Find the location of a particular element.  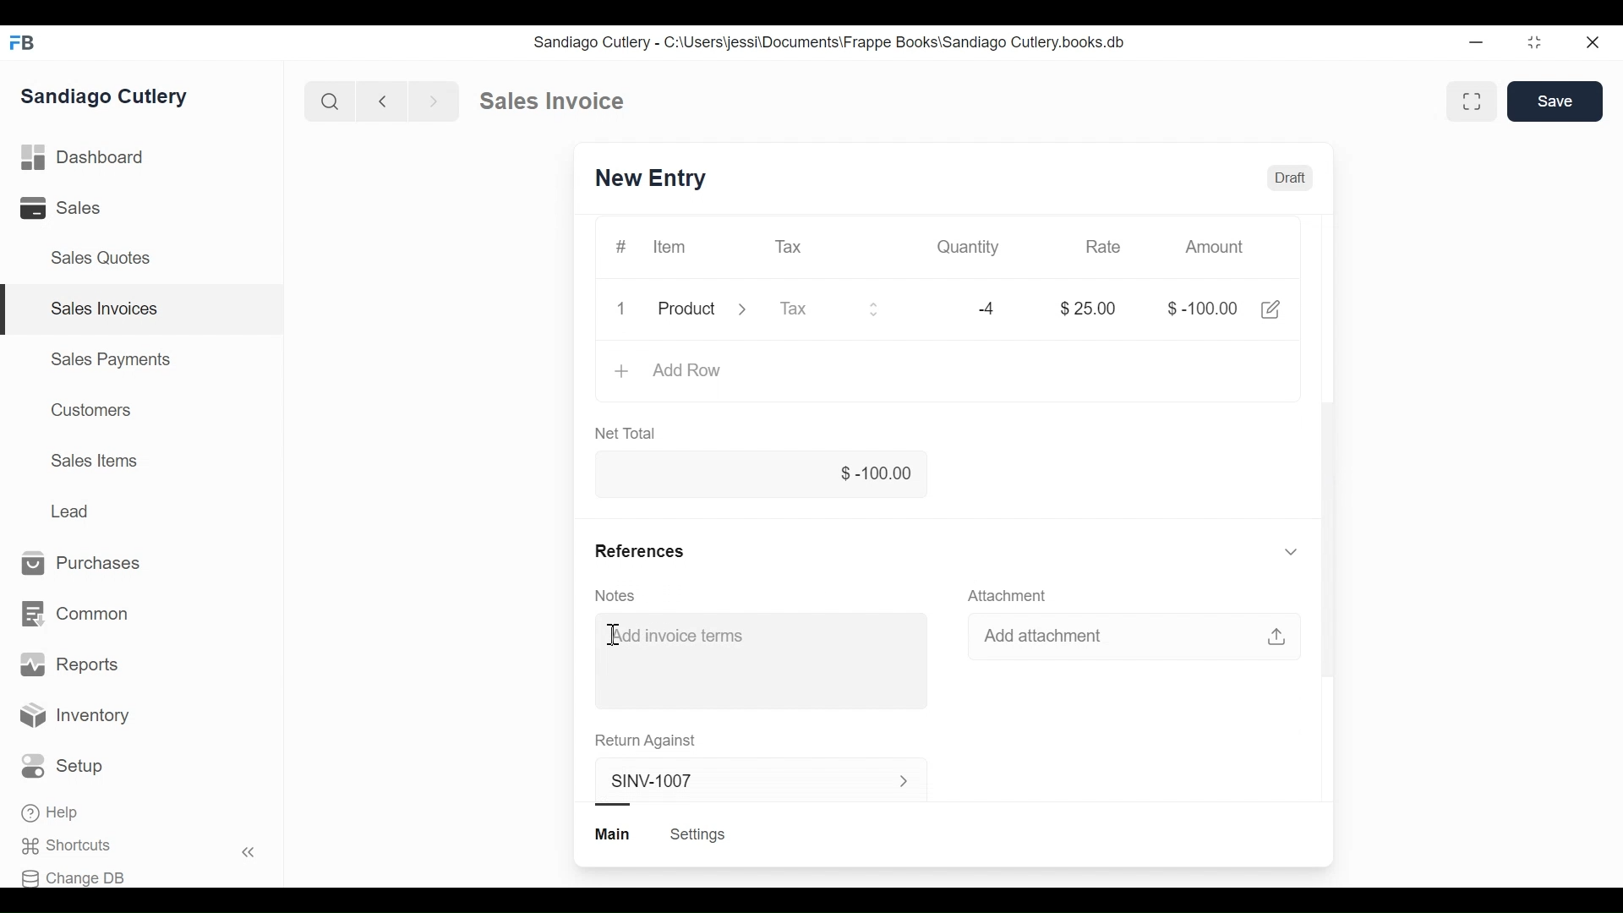

Previous is located at coordinates (384, 101).